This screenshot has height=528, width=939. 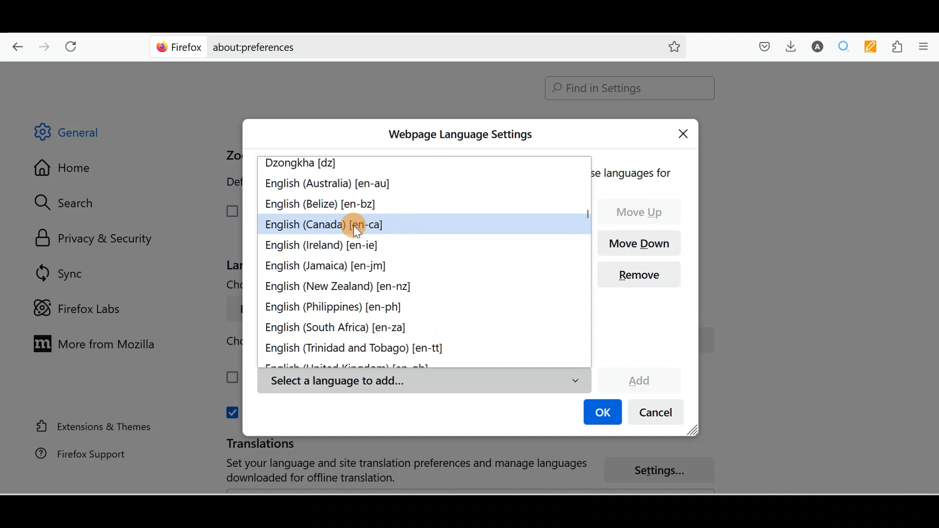 I want to click on English (Jamaica) [en-jm], so click(x=328, y=266).